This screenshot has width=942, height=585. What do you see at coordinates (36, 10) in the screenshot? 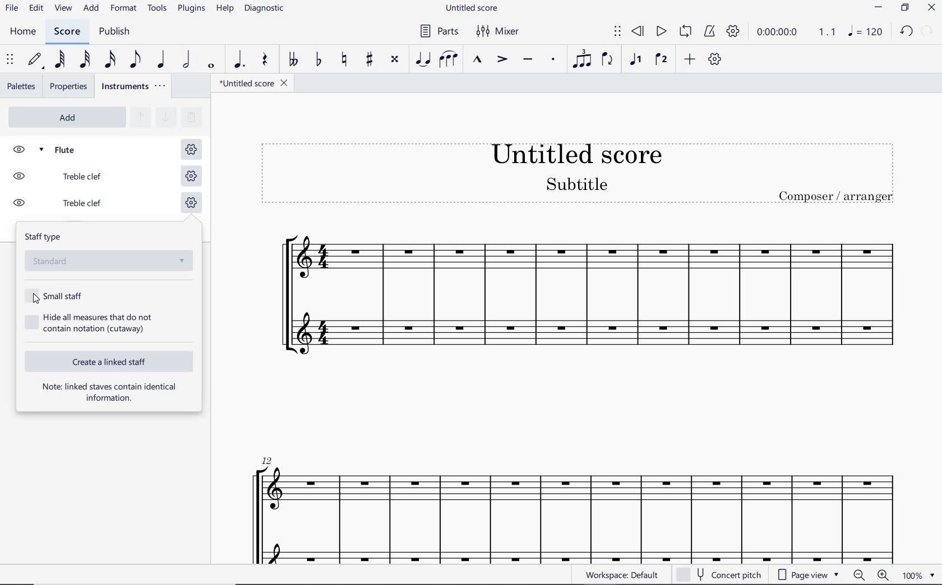
I see `edit` at bounding box center [36, 10].